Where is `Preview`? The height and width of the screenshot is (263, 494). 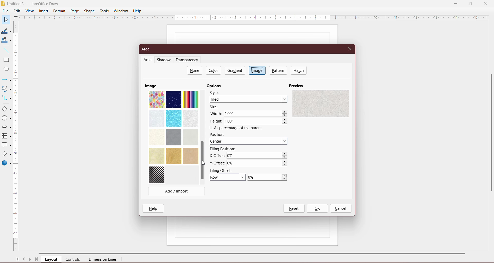 Preview is located at coordinates (297, 85).